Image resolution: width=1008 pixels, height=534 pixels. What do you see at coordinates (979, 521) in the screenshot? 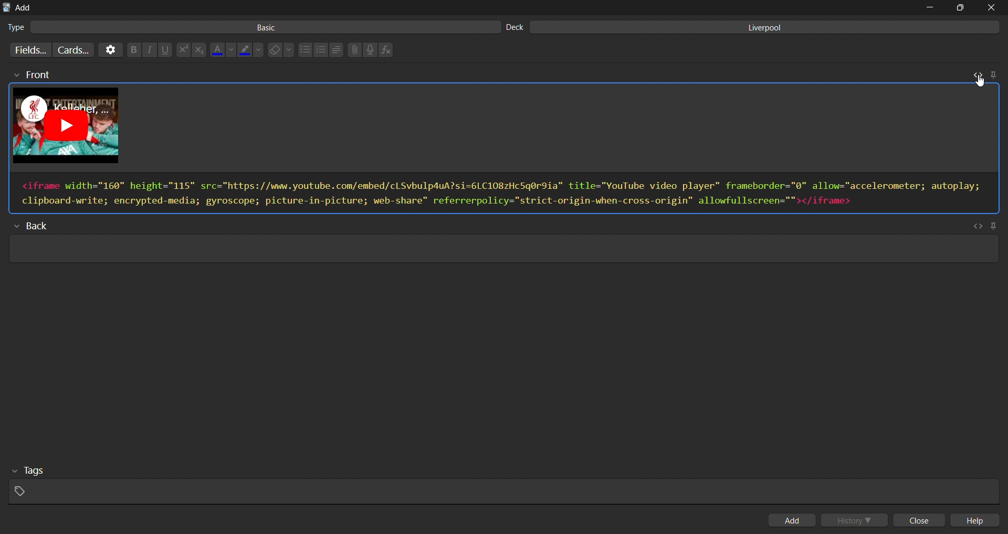
I see `help` at bounding box center [979, 521].